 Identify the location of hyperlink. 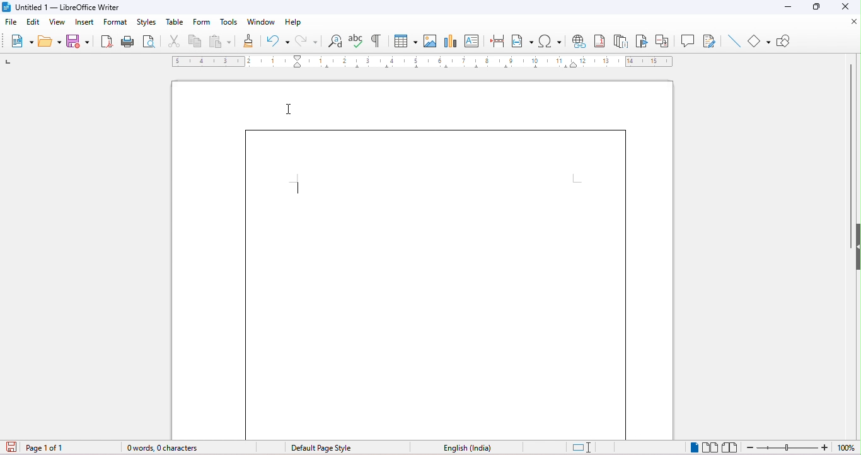
(581, 43).